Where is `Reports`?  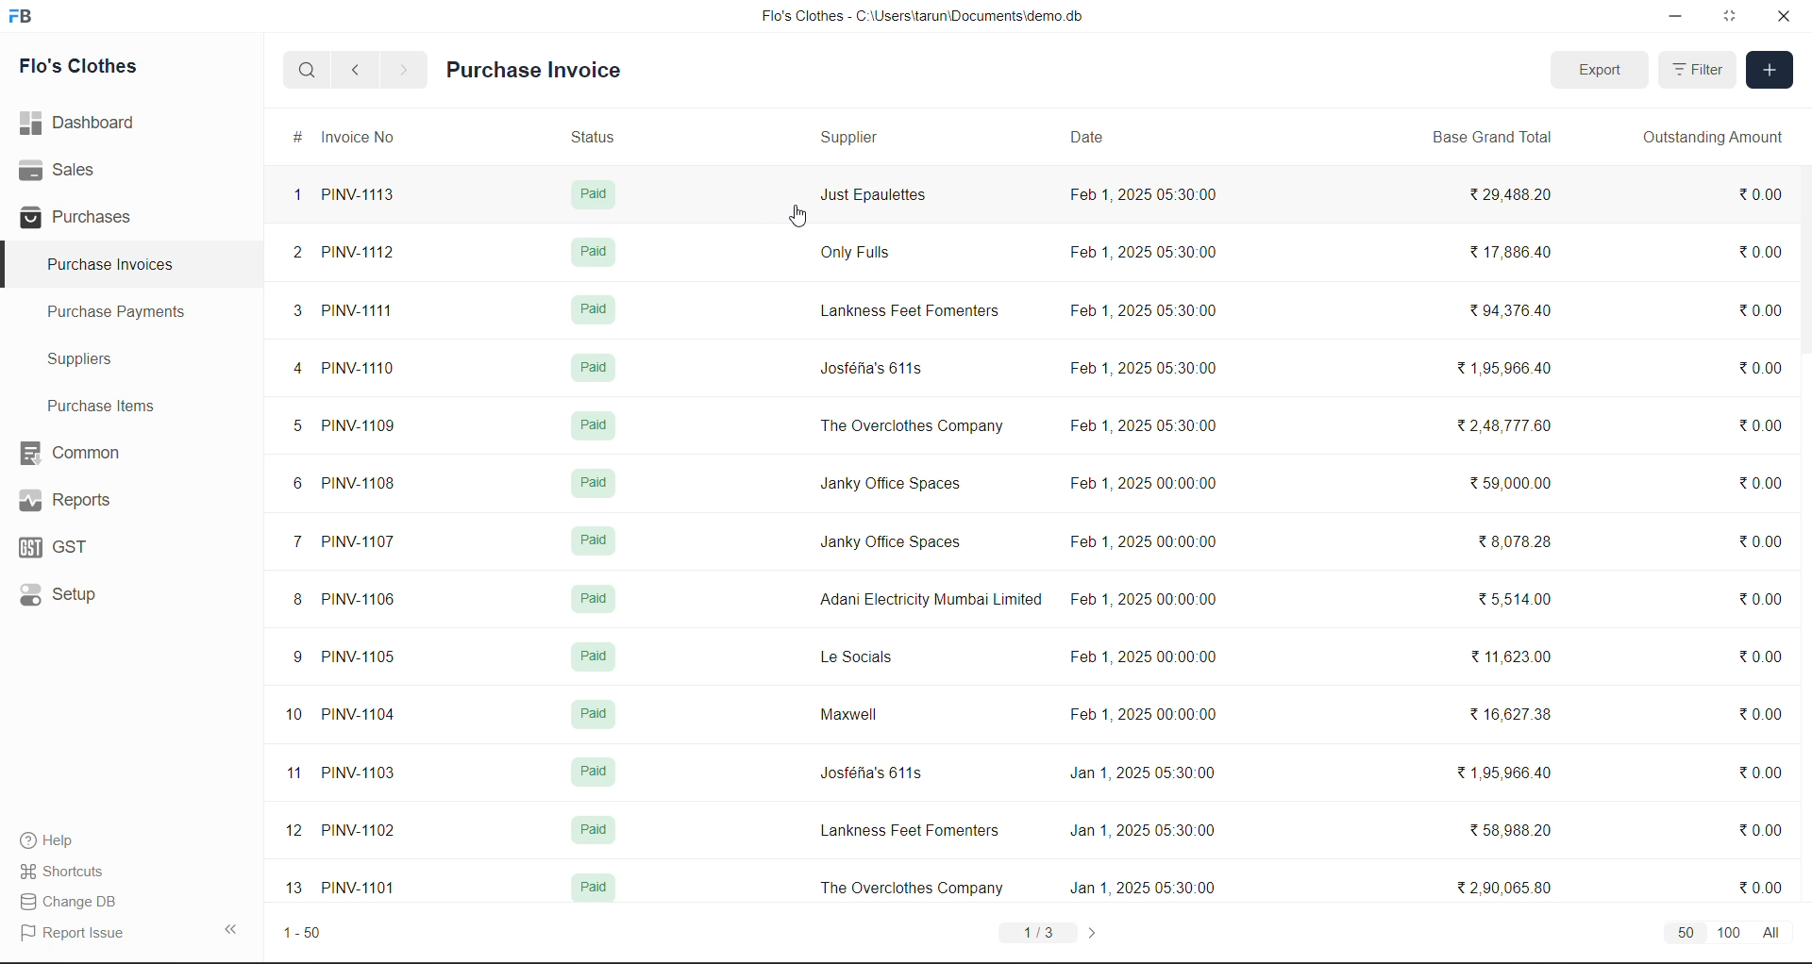 Reports is located at coordinates (85, 499).